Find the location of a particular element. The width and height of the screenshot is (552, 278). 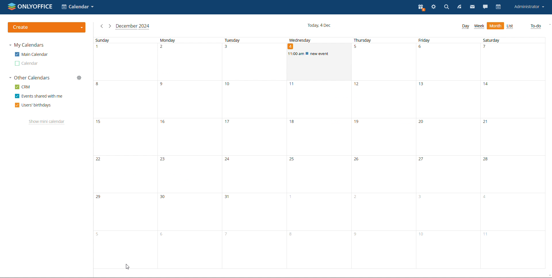

previous month is located at coordinates (101, 26).